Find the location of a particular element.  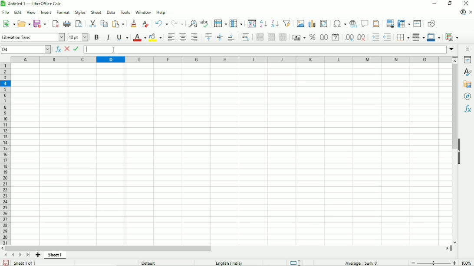

Data is located at coordinates (111, 12).